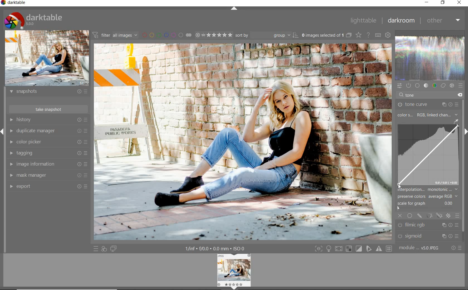 This screenshot has height=290, width=468. Describe the element at coordinates (48, 109) in the screenshot. I see `take snapshot` at that location.